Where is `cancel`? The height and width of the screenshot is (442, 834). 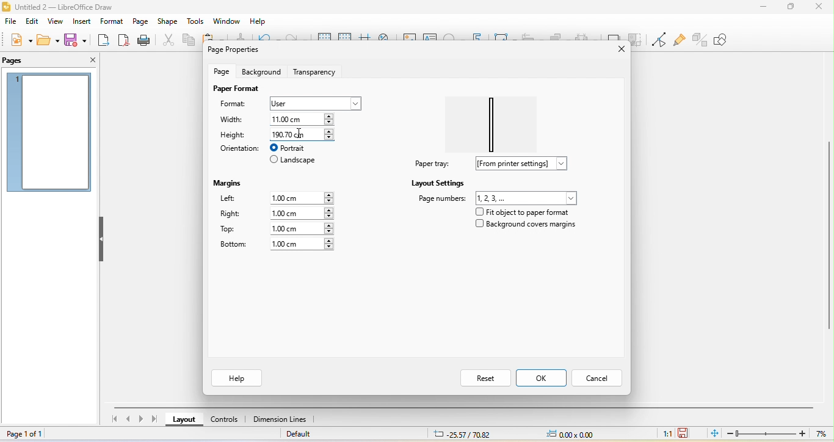
cancel is located at coordinates (599, 377).